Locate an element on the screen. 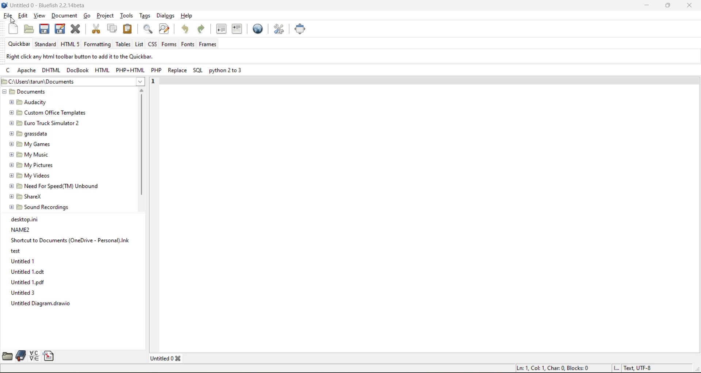 This screenshot has width=701, height=373. php is located at coordinates (158, 72).